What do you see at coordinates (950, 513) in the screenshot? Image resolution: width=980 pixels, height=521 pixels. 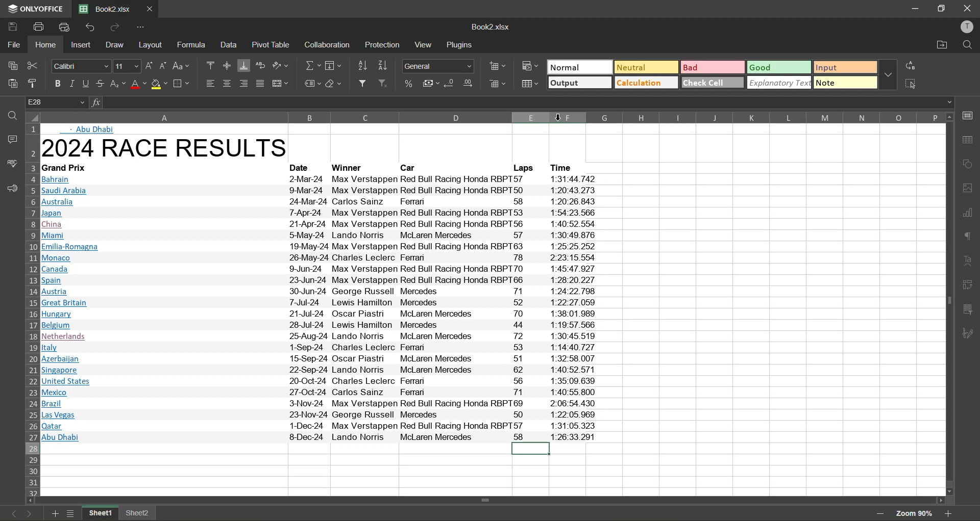 I see `zoom in` at bounding box center [950, 513].